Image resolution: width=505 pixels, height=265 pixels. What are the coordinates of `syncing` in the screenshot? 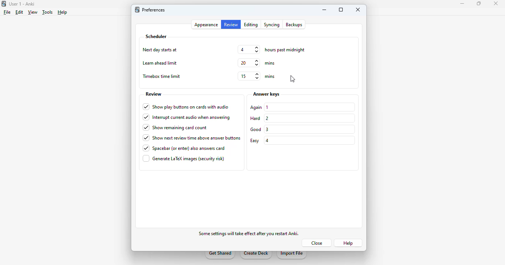 It's located at (271, 24).